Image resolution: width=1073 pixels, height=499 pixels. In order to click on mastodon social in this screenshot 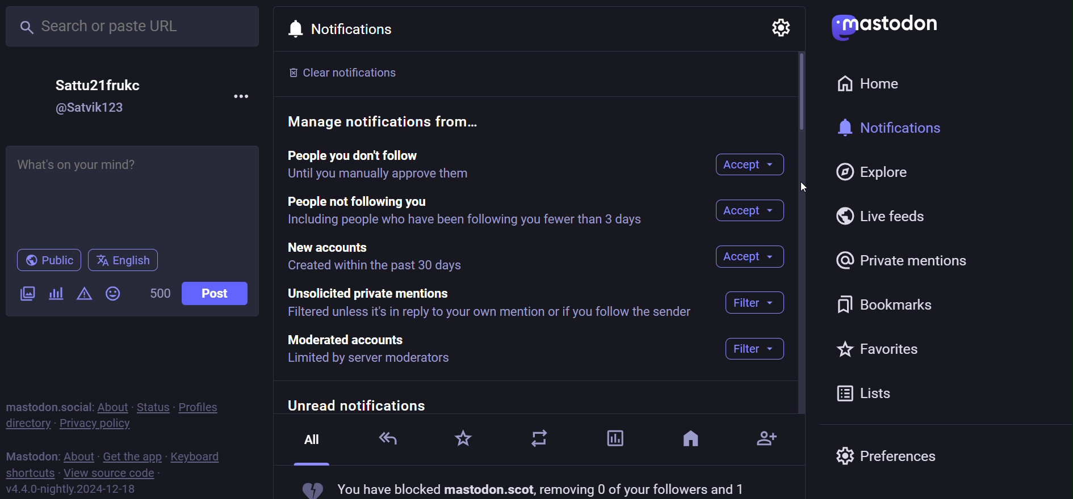, I will do `click(48, 405)`.